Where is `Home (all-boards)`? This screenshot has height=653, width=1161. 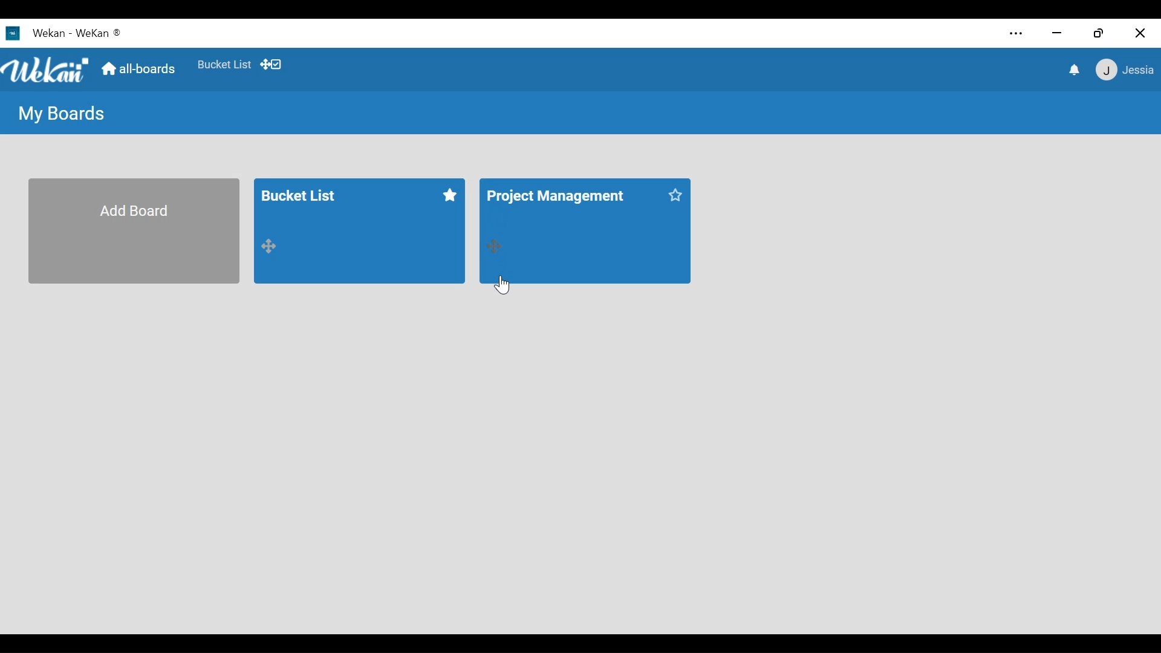
Home (all-boards) is located at coordinates (140, 69).